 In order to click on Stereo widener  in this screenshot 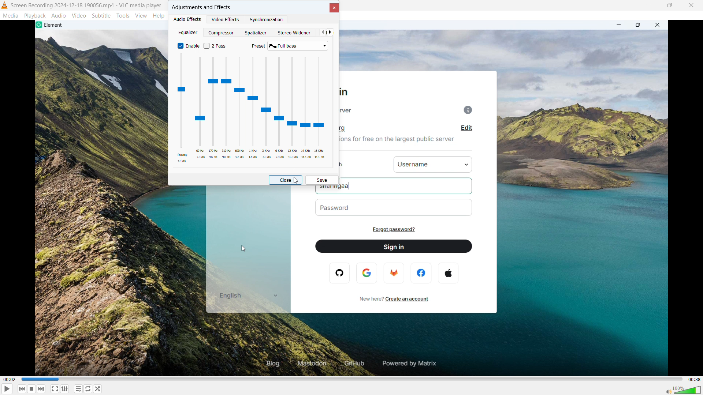, I will do `click(295, 33)`.